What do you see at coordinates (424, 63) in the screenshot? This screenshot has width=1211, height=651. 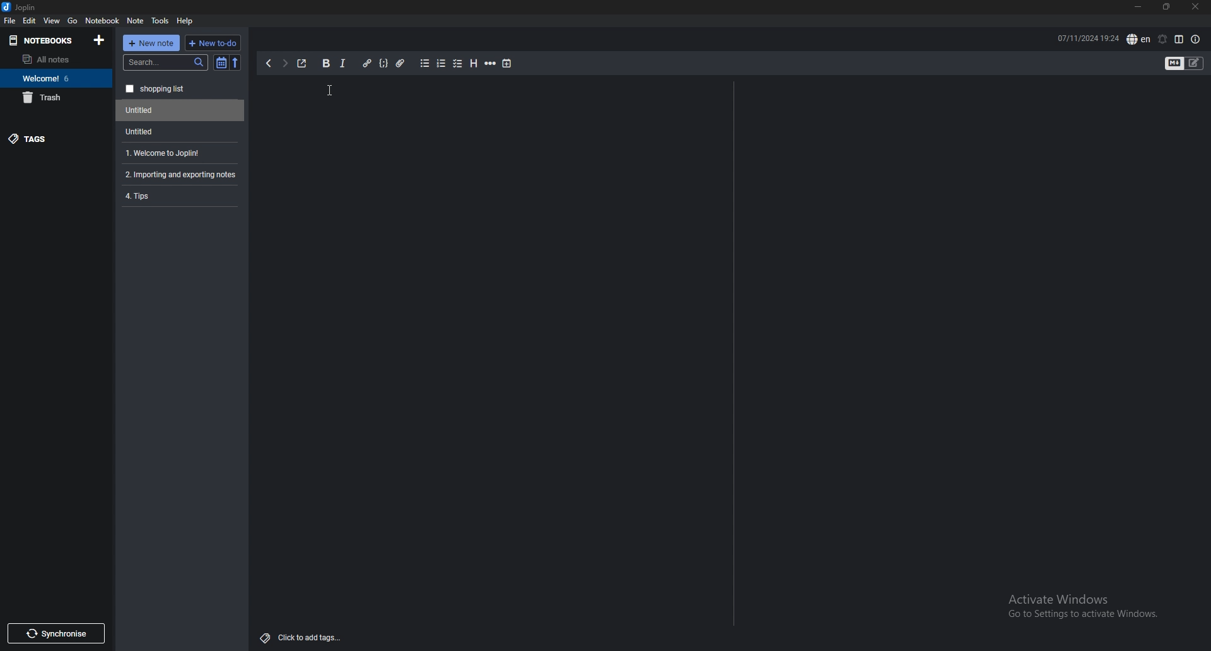 I see `bullet list` at bounding box center [424, 63].